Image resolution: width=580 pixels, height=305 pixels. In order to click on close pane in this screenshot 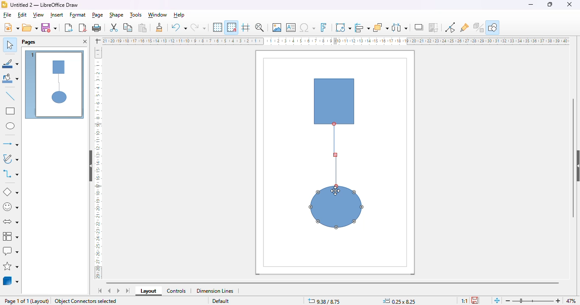, I will do `click(84, 42)`.